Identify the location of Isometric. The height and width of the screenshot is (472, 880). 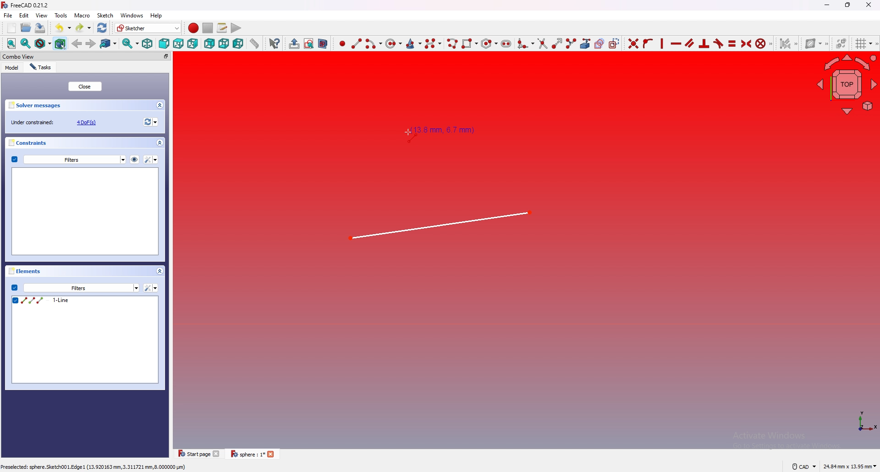
(147, 44).